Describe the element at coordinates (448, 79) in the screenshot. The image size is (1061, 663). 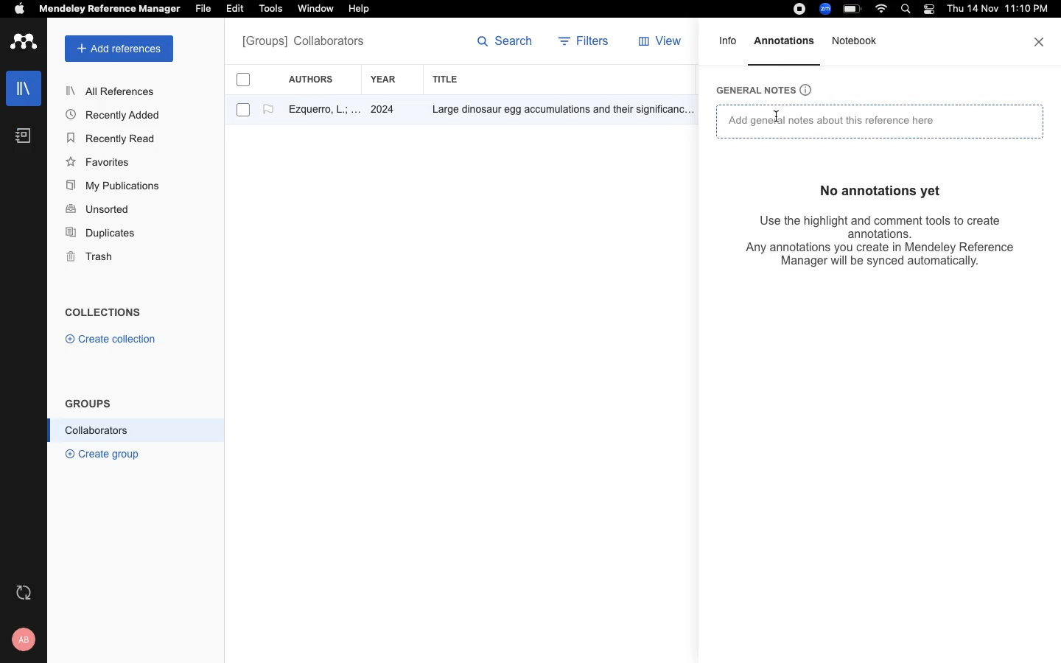
I see `title` at that location.